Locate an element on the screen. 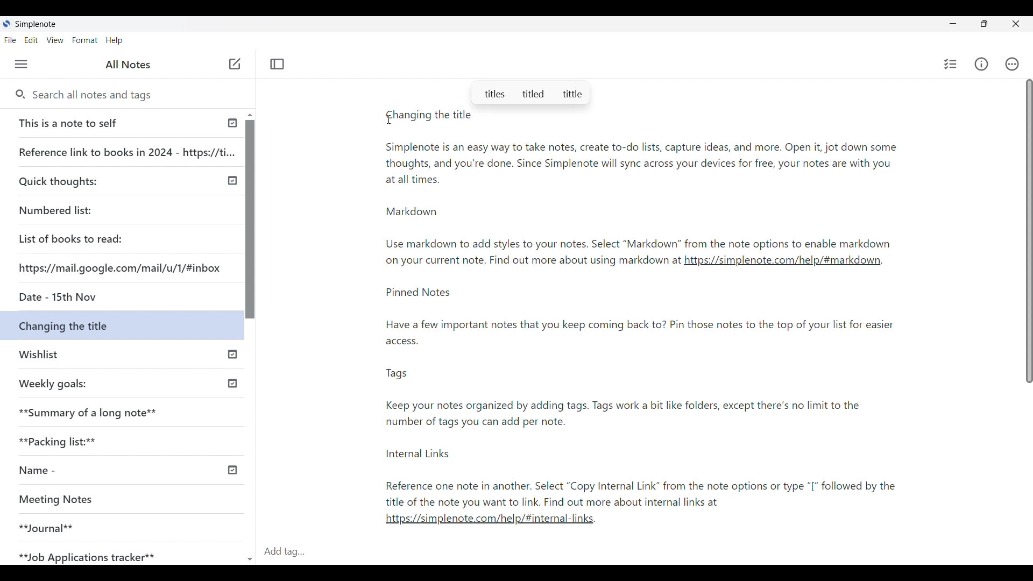 This screenshot has width=1033, height=581. Note reordered and text changed is located at coordinates (124, 324).